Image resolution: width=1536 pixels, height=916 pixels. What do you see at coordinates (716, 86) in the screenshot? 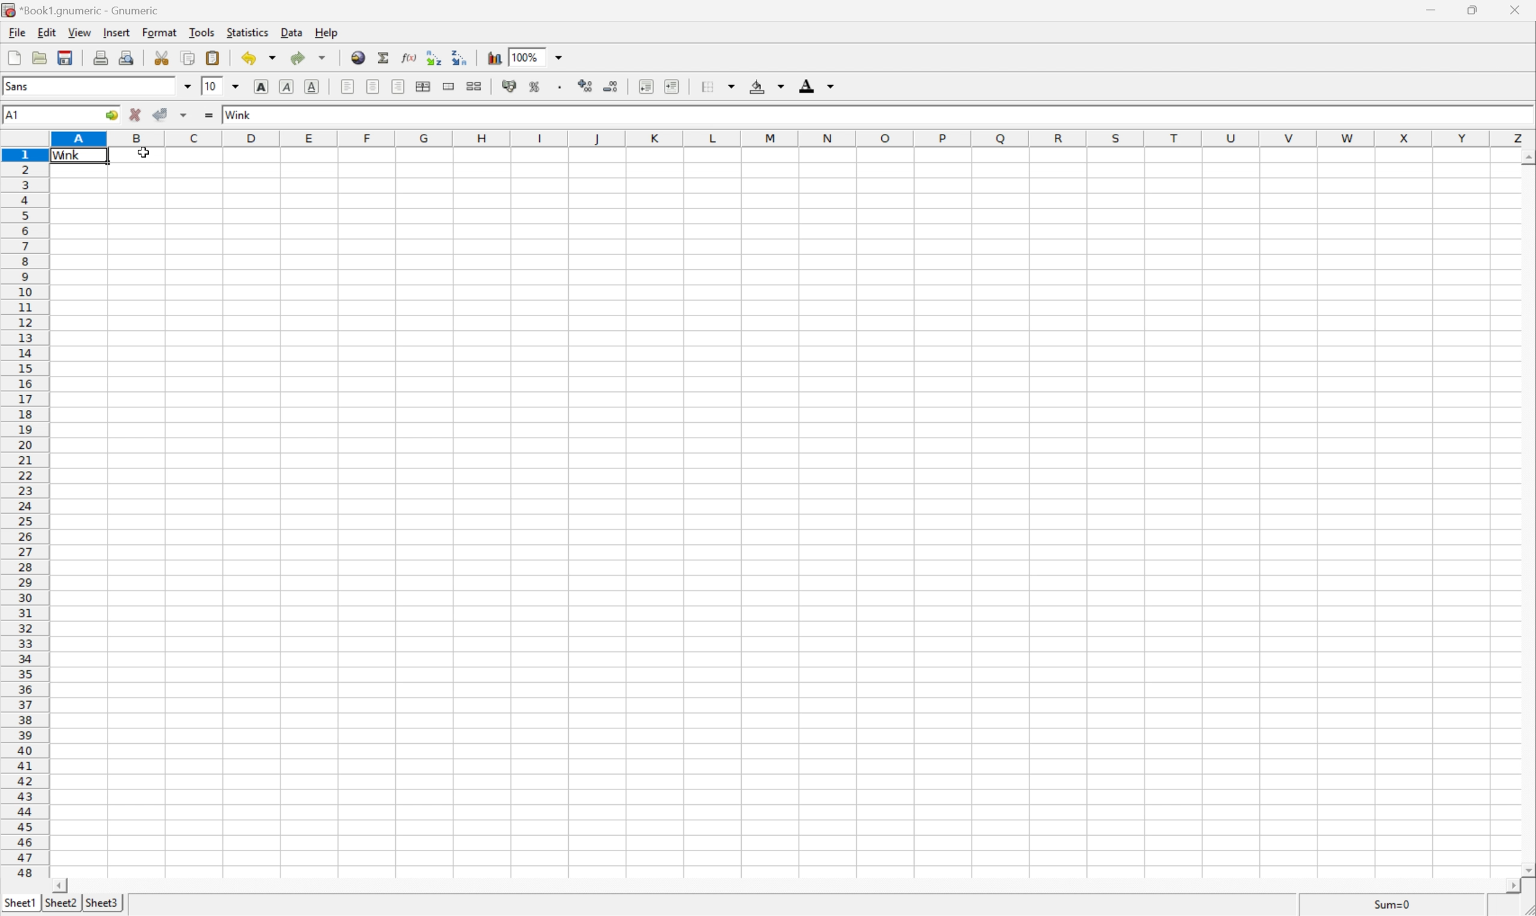
I see `borders` at bounding box center [716, 86].